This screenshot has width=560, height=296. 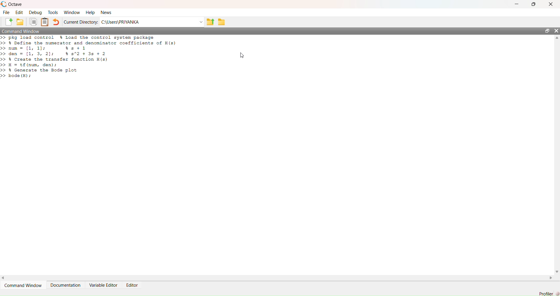 I want to click on close, so click(x=550, y=4).